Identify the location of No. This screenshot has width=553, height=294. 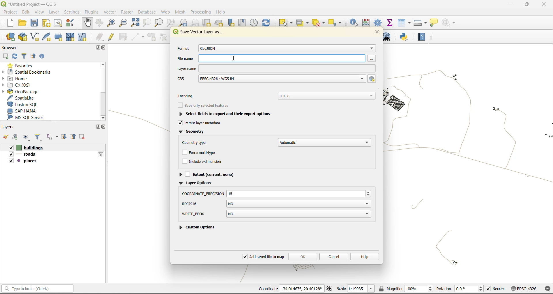
(298, 214).